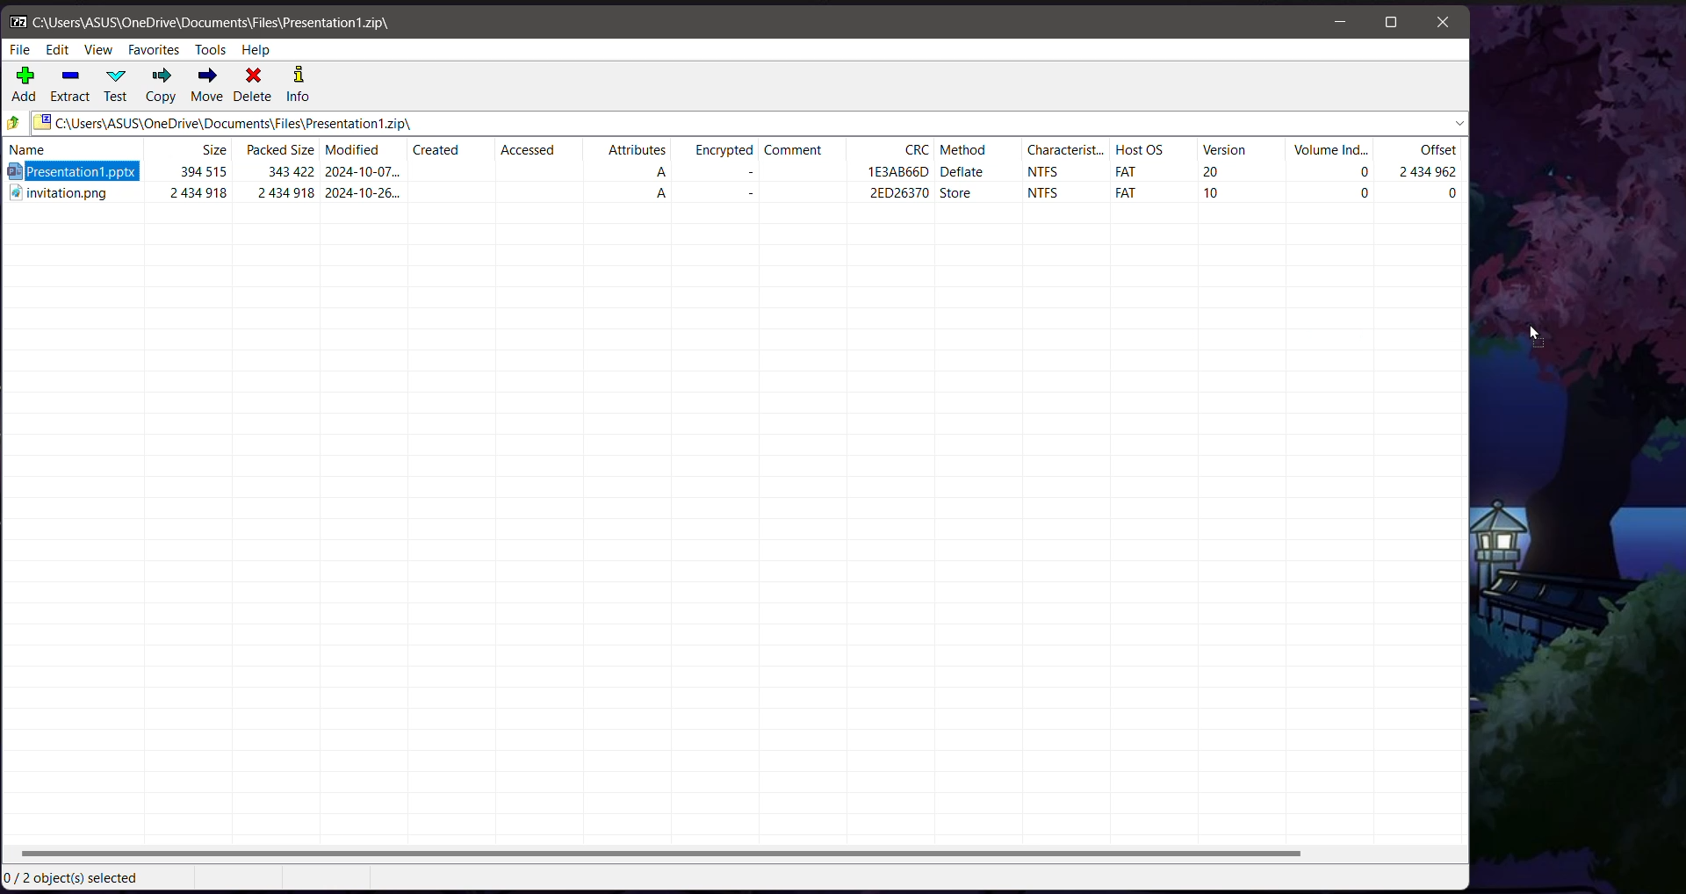 The width and height of the screenshot is (1686, 894). Describe the element at coordinates (750, 124) in the screenshot. I see `Current Folder Path` at that location.